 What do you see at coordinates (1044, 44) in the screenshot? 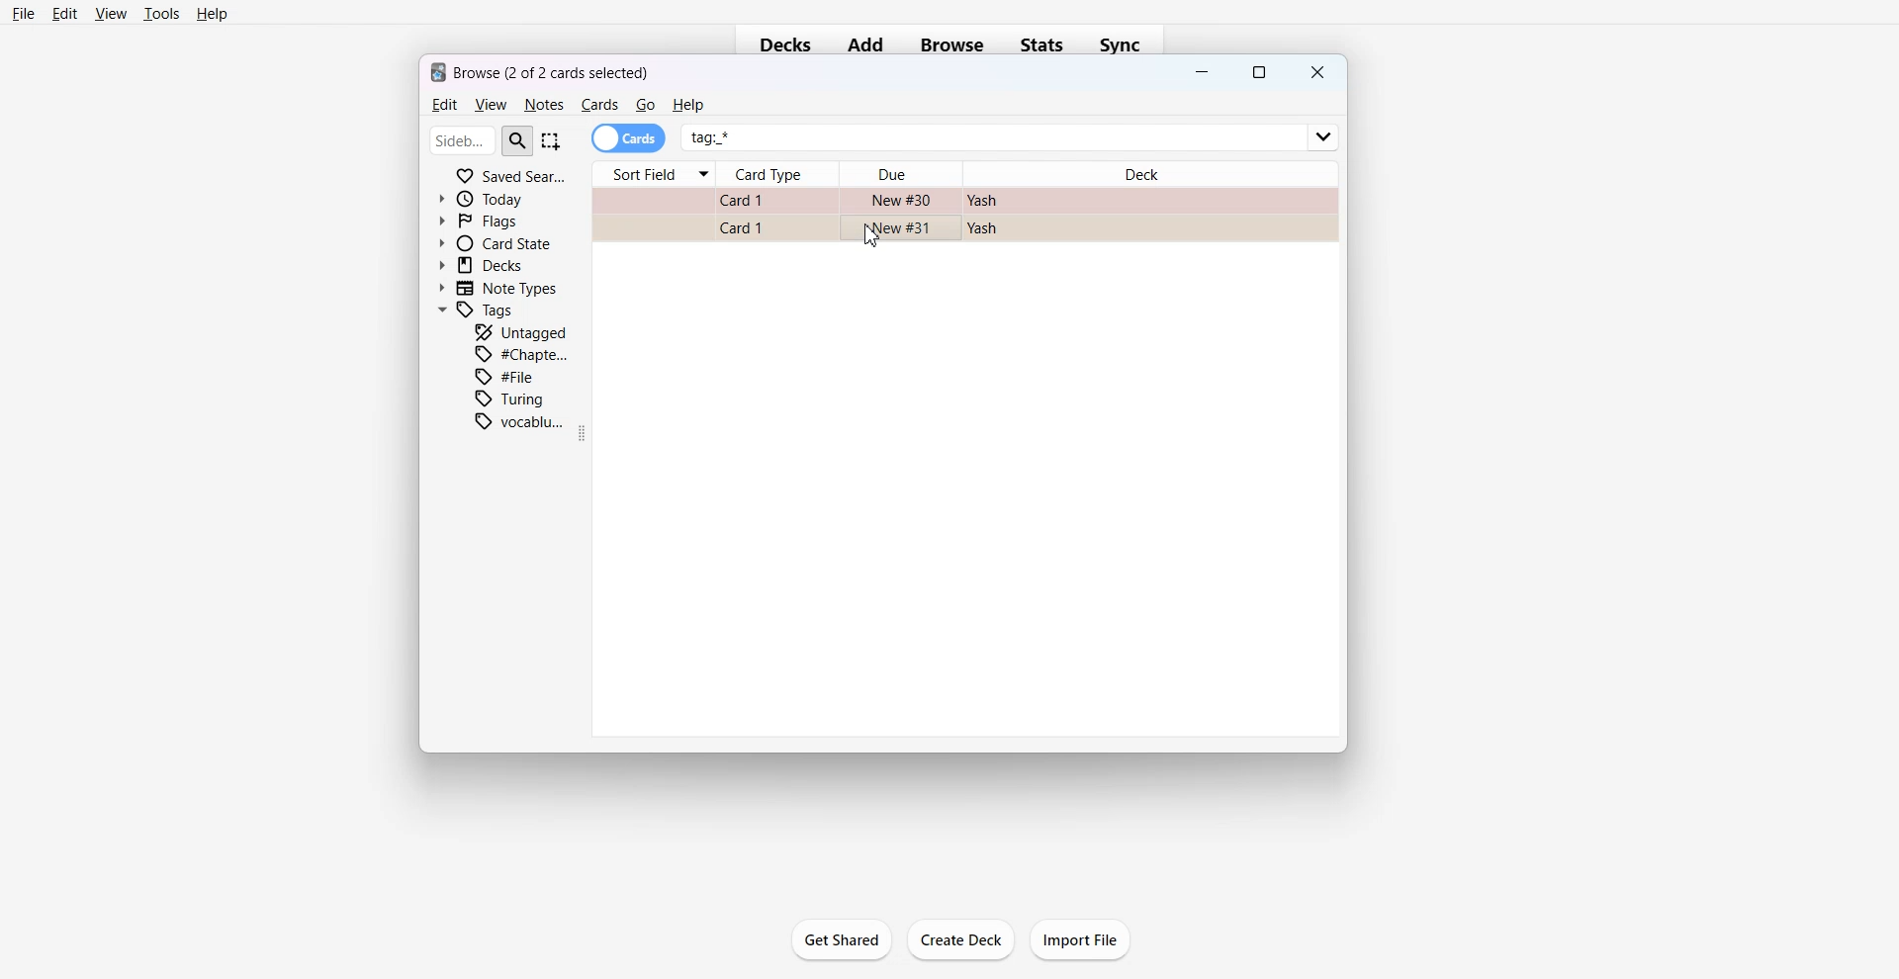
I see `Stats` at bounding box center [1044, 44].